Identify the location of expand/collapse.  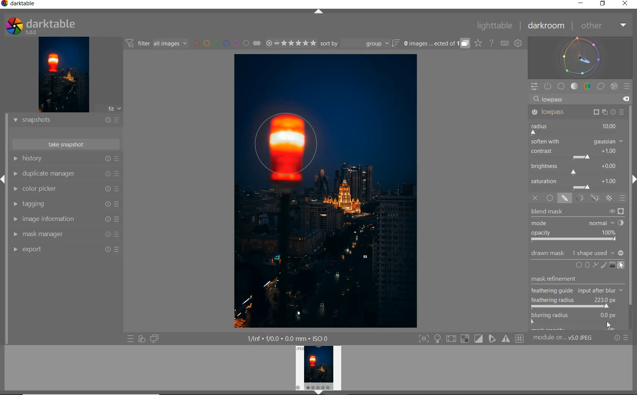
(632, 181).